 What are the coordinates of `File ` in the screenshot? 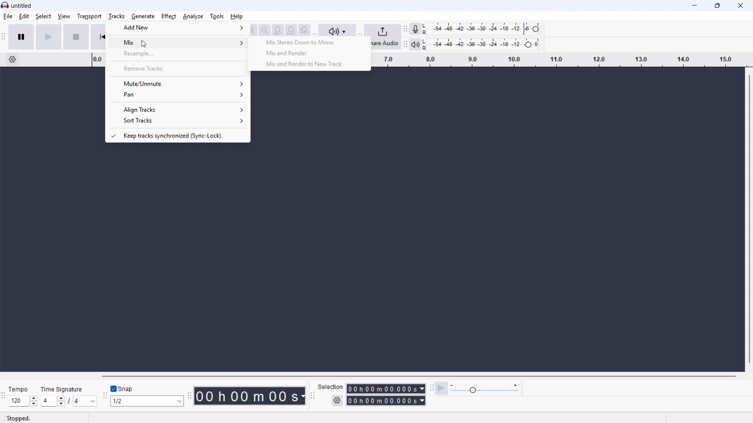 It's located at (8, 16).